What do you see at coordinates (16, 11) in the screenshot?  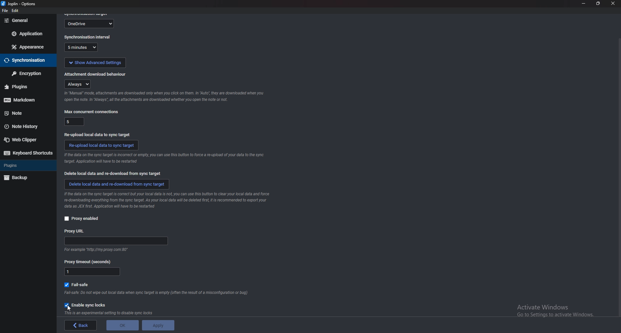 I see `edit` at bounding box center [16, 11].